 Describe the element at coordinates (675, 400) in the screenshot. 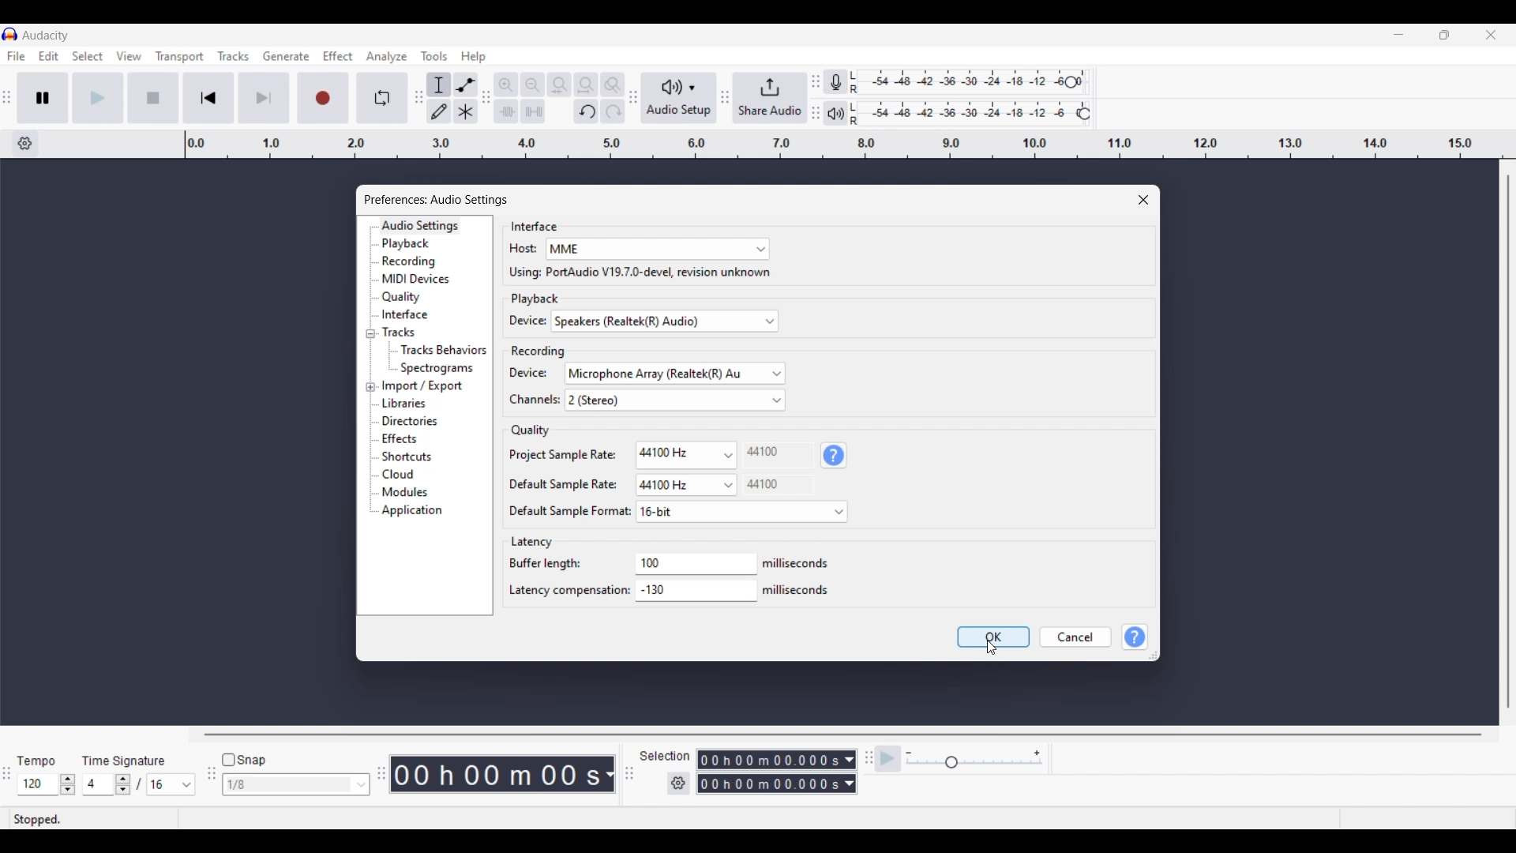

I see `Channels options` at that location.